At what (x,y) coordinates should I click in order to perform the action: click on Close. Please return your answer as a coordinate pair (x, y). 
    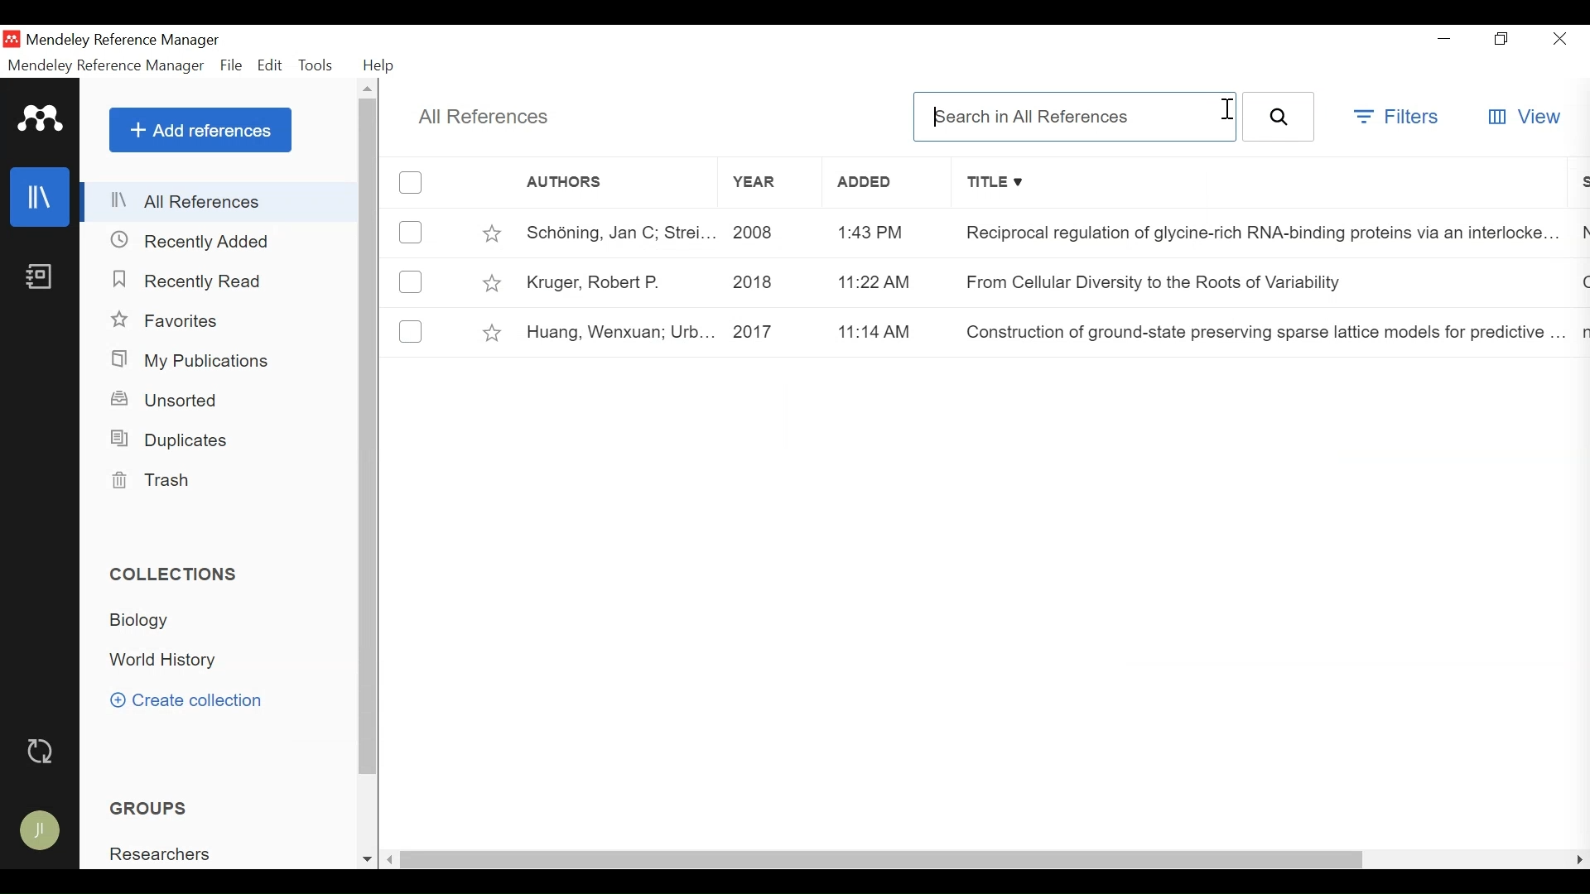
    Looking at the image, I should click on (1561, 38).